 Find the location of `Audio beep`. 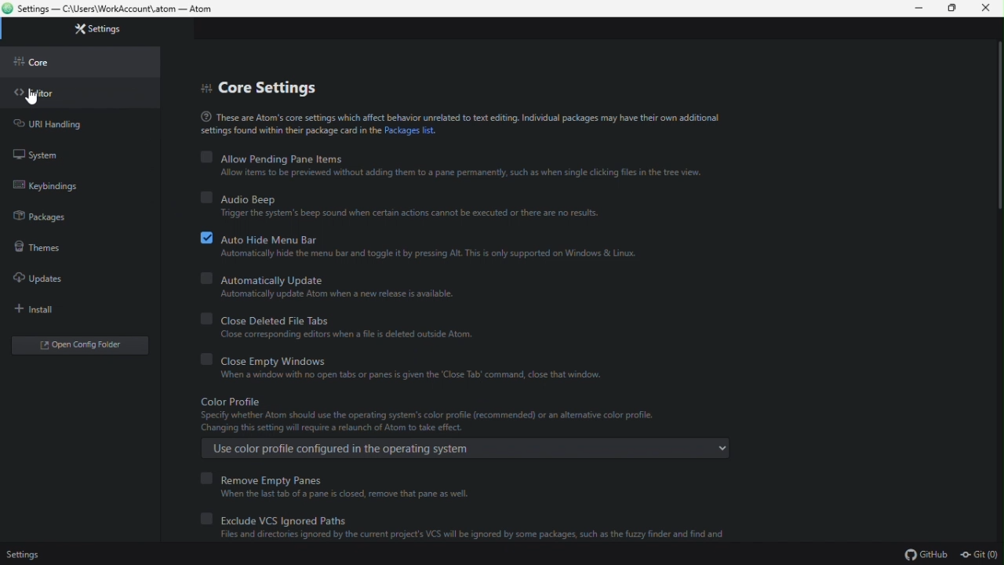

Audio beep is located at coordinates (413, 195).